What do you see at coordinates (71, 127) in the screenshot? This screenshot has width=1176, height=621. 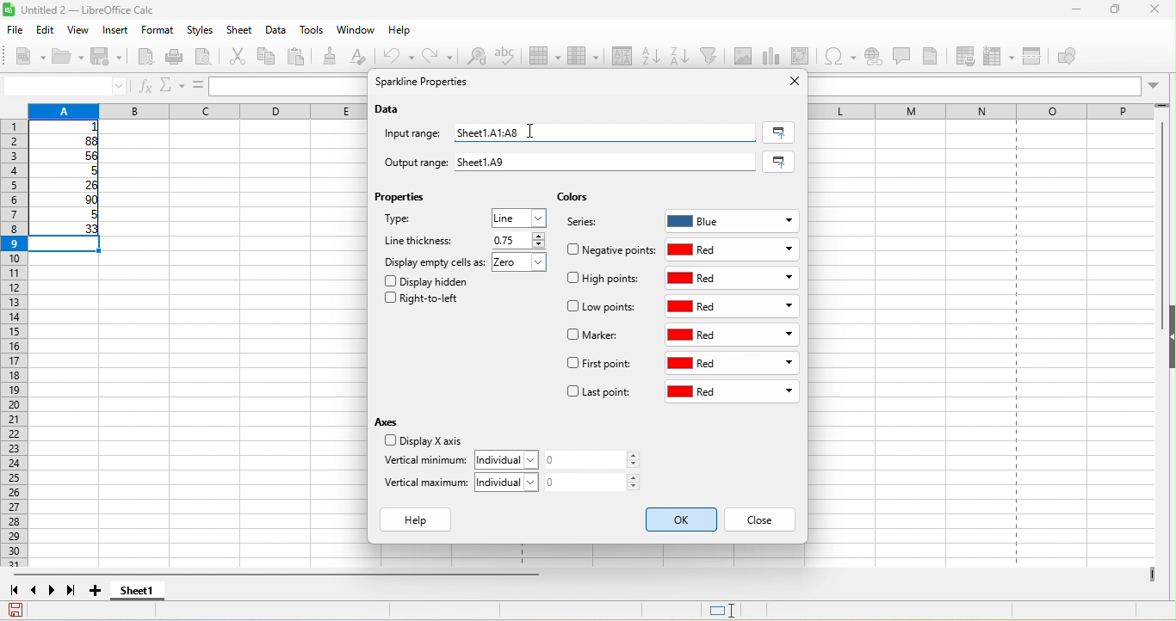 I see `1` at bounding box center [71, 127].